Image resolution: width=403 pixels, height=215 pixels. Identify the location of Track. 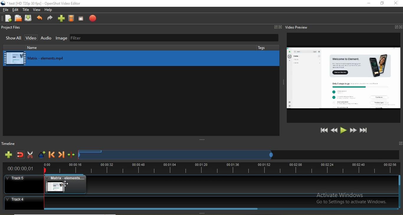
(198, 201).